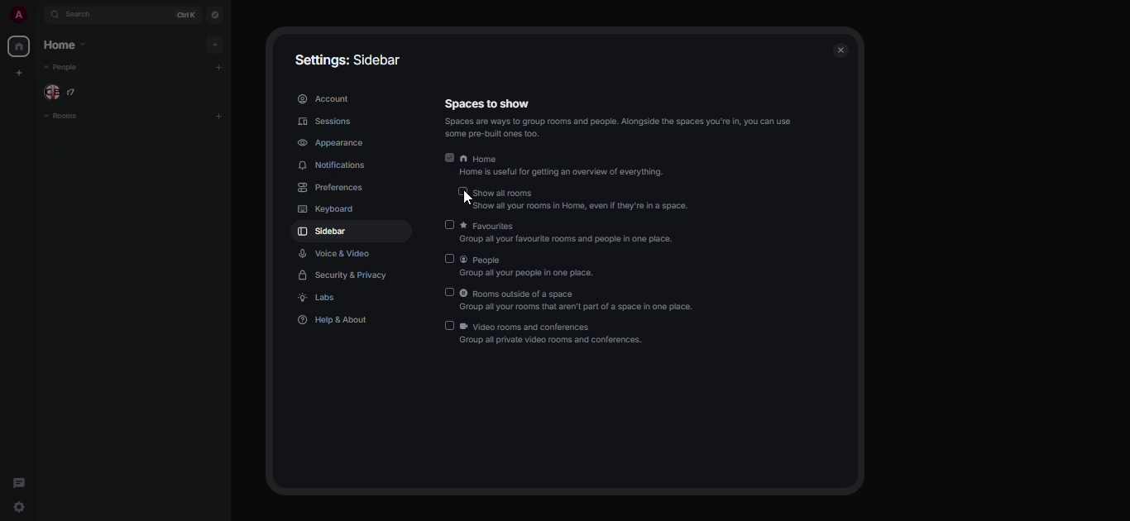 Image resolution: width=1130 pixels, height=521 pixels. What do you see at coordinates (449, 292) in the screenshot?
I see `disabled` at bounding box center [449, 292].